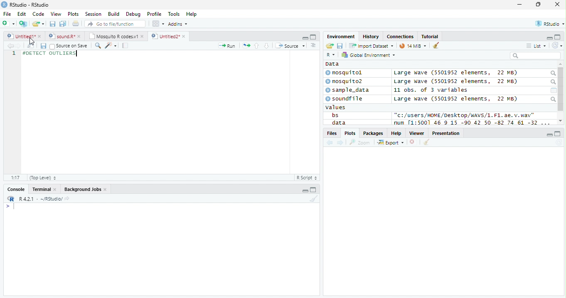 Image resolution: width=566 pixels, height=298 pixels. What do you see at coordinates (341, 37) in the screenshot?
I see `Environment` at bounding box center [341, 37].